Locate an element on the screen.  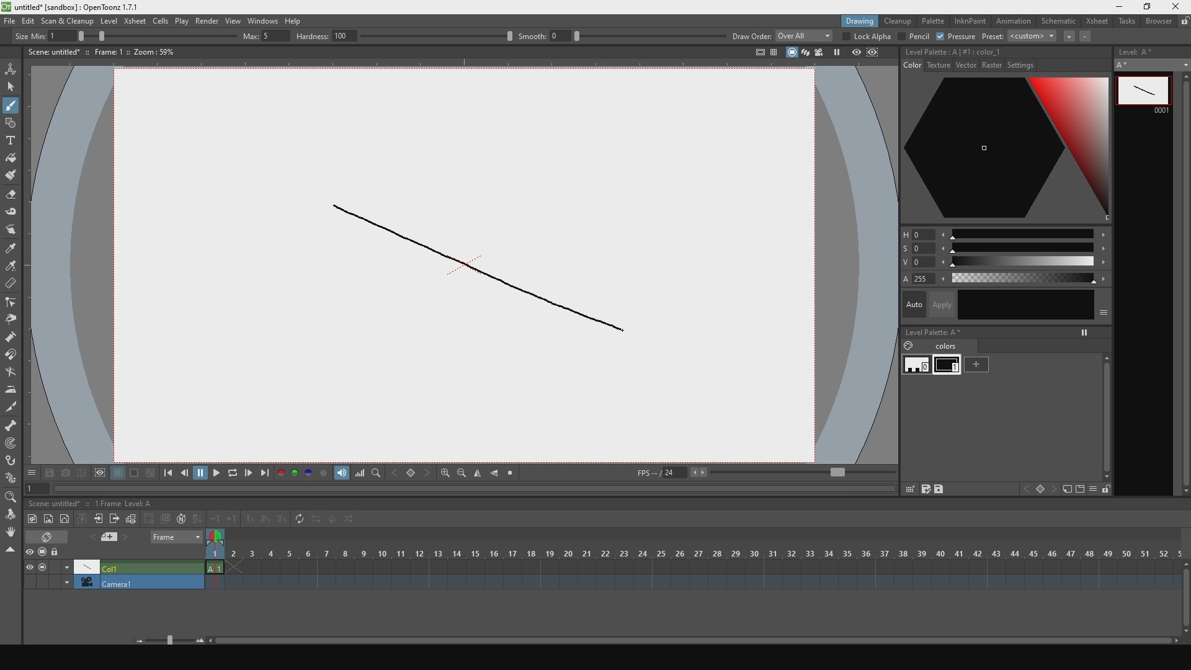
texture is located at coordinates (938, 65).